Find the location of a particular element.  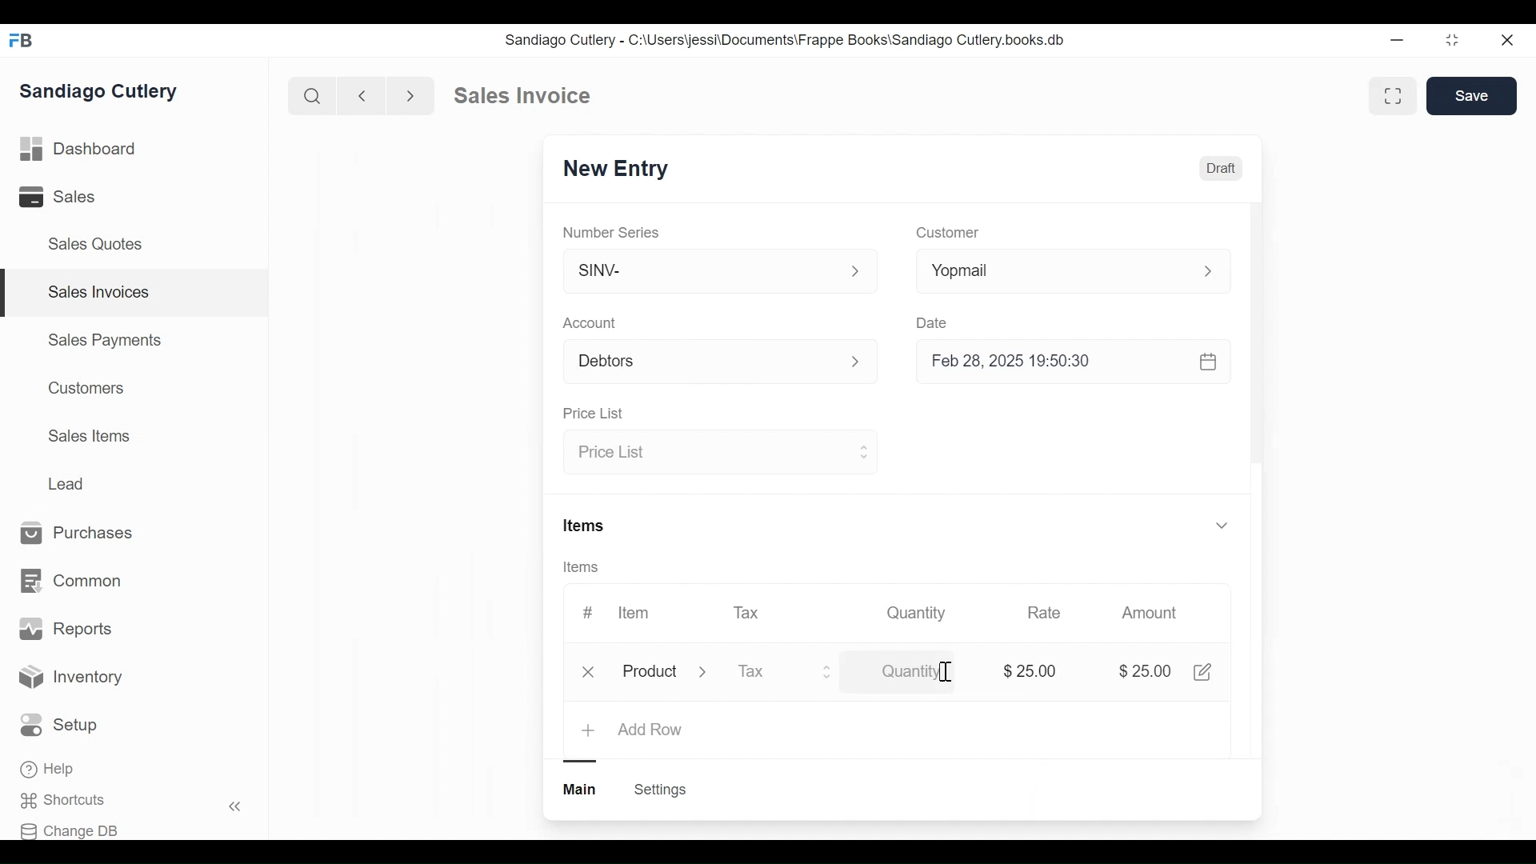

cursor is located at coordinates (944, 672).